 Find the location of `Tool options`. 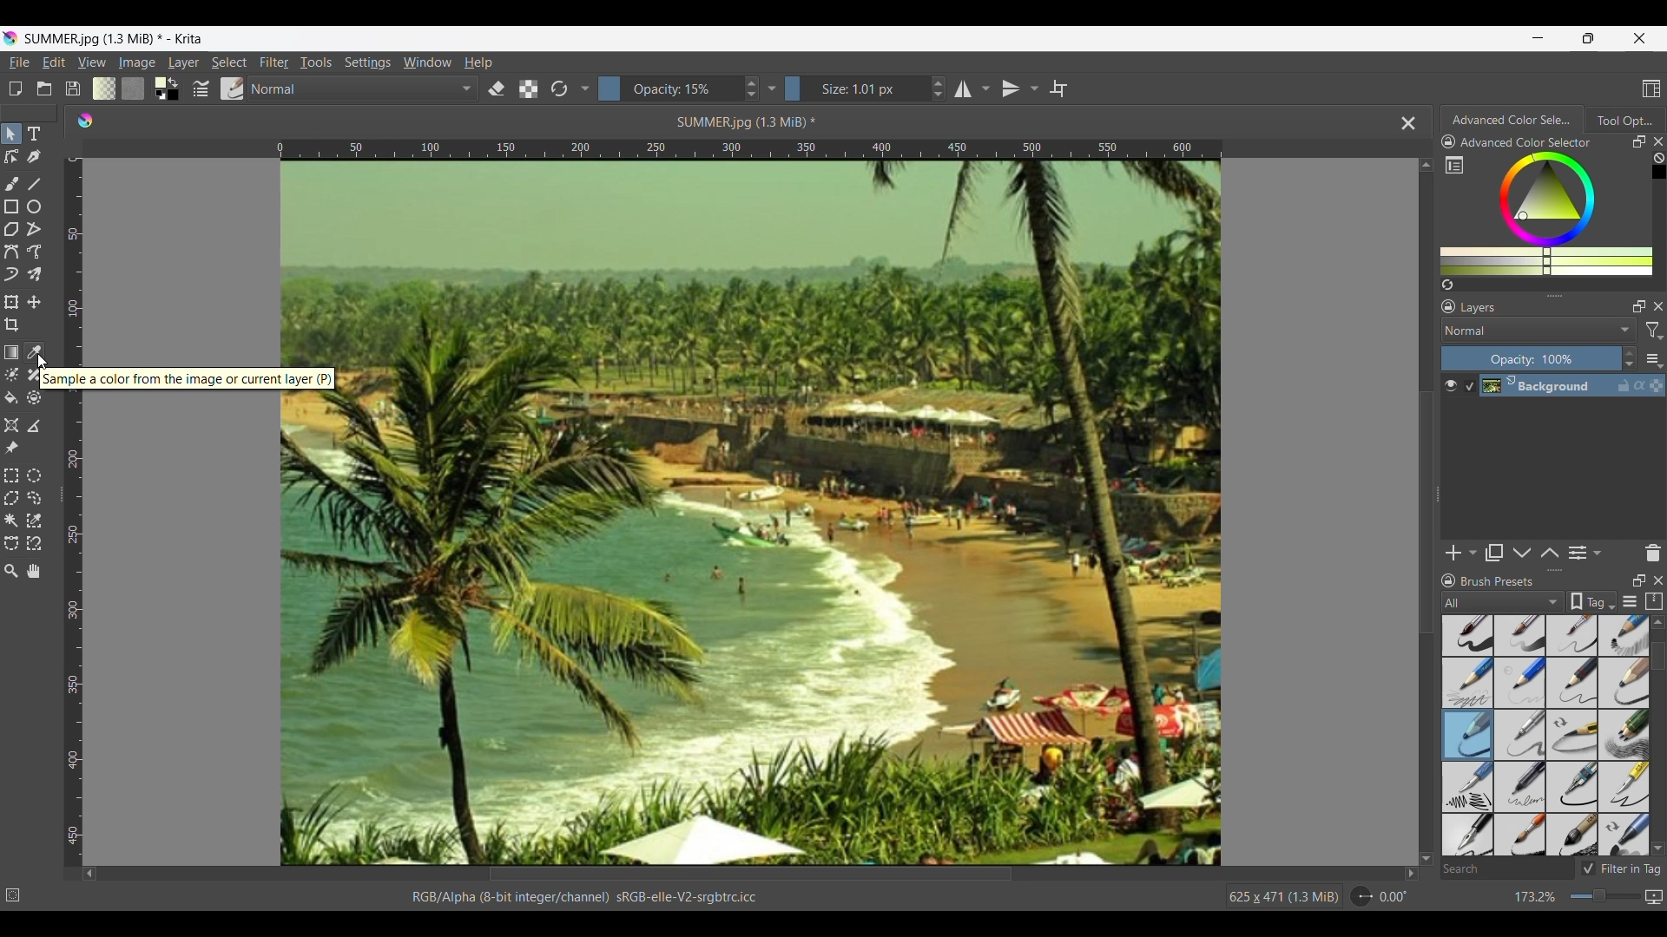

Tool options is located at coordinates (1624, 120).